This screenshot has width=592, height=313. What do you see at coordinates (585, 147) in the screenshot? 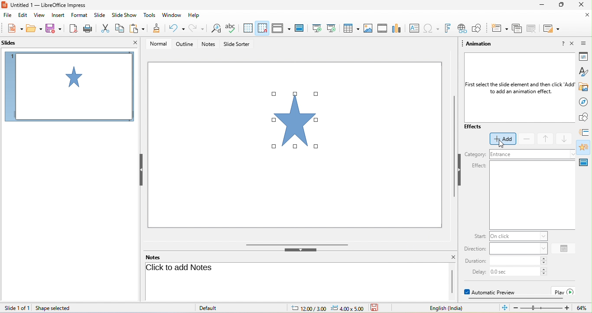
I see `animation` at bounding box center [585, 147].